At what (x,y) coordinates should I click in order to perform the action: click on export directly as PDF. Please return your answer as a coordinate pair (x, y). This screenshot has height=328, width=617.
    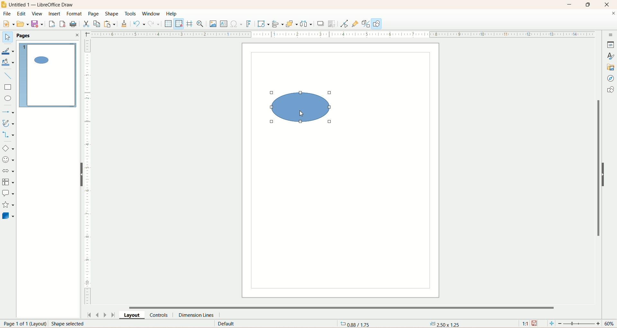
    Looking at the image, I should click on (63, 24).